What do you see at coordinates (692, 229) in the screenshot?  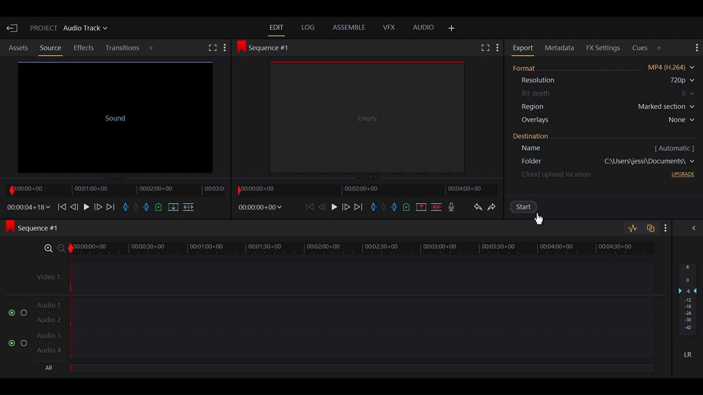 I see `Show/Hide the Full audio mix` at bounding box center [692, 229].